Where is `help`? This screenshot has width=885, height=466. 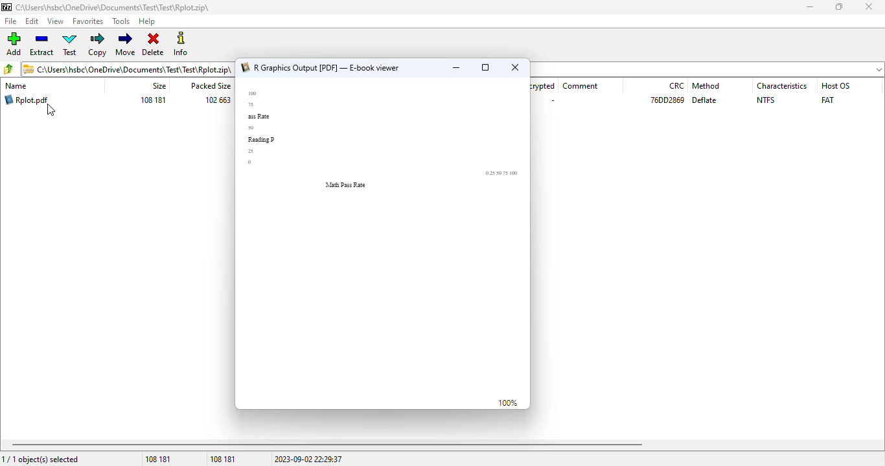 help is located at coordinates (147, 21).